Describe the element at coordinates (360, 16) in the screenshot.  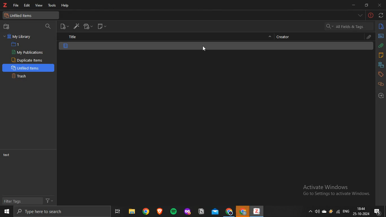
I see `list all tabs` at that location.